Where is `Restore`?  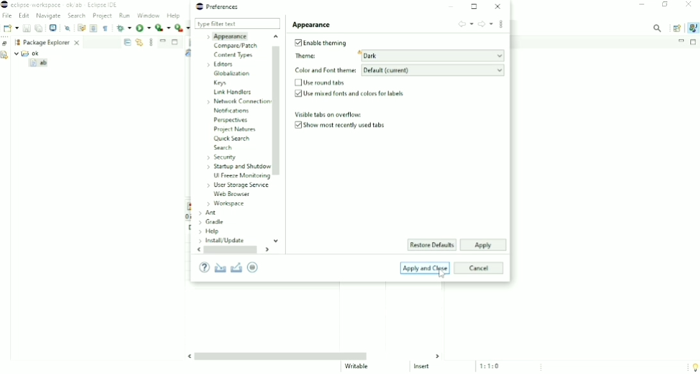 Restore is located at coordinates (5, 43).